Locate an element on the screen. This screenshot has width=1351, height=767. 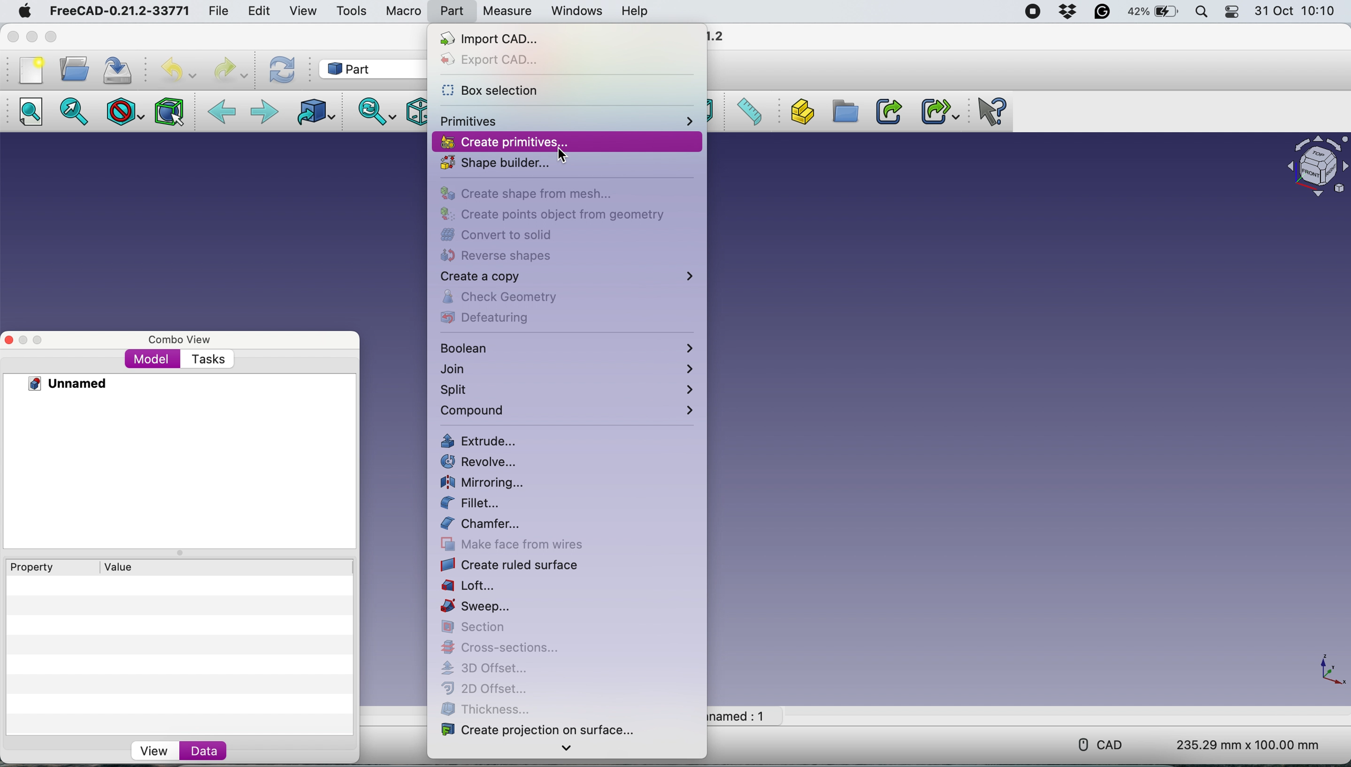
Part is located at coordinates (452, 11).